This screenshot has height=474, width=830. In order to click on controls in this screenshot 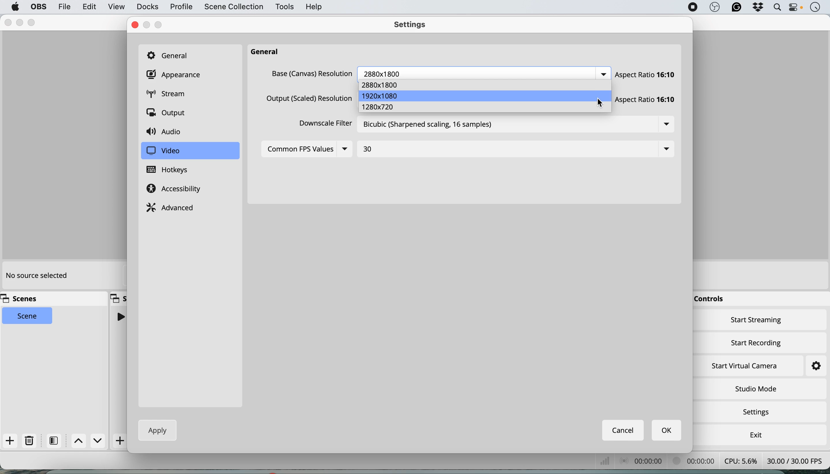, I will do `click(712, 300)`.